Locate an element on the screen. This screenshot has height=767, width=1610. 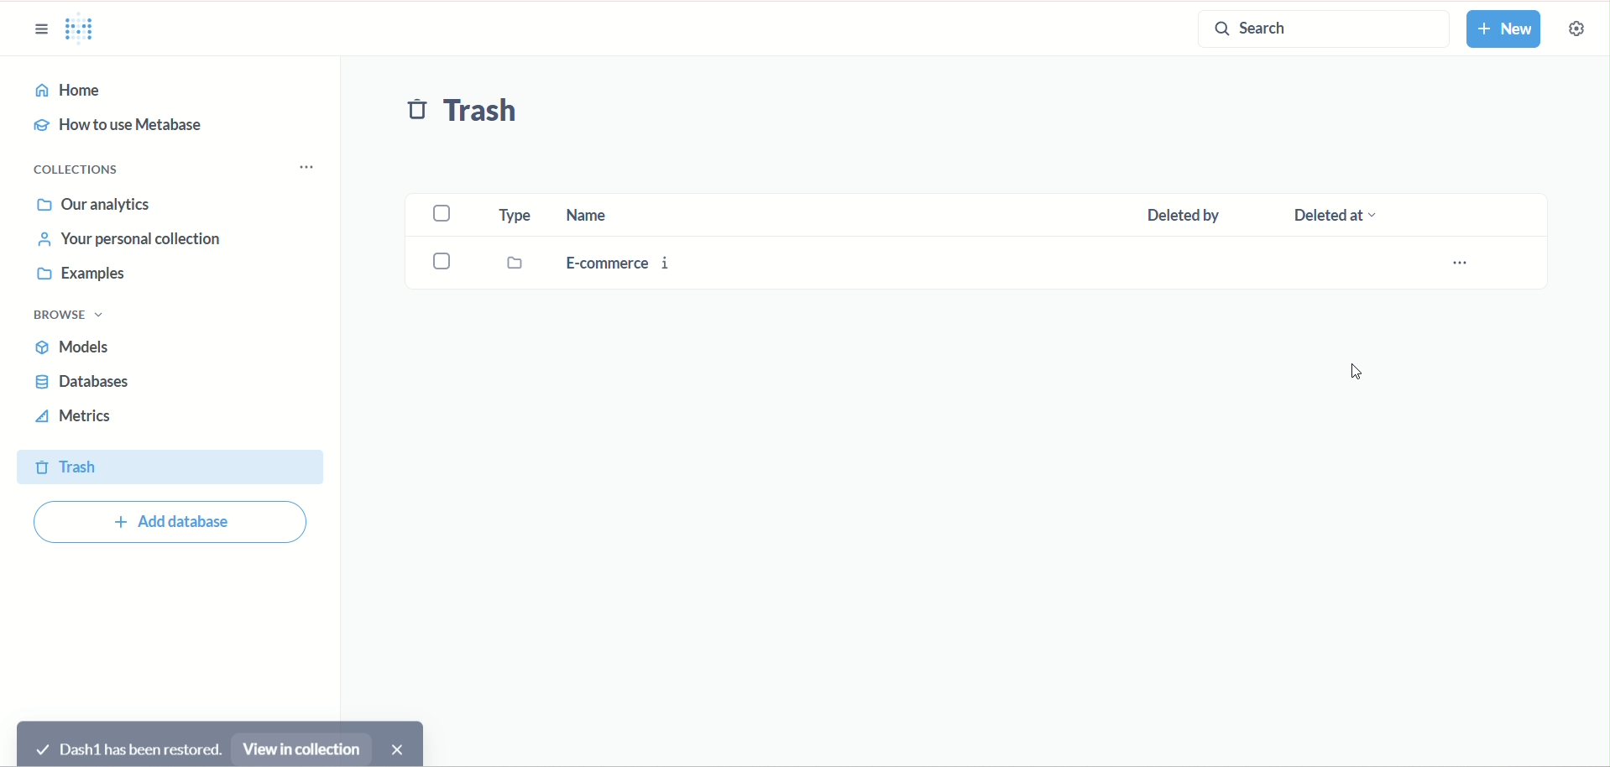
database is located at coordinates (83, 381).